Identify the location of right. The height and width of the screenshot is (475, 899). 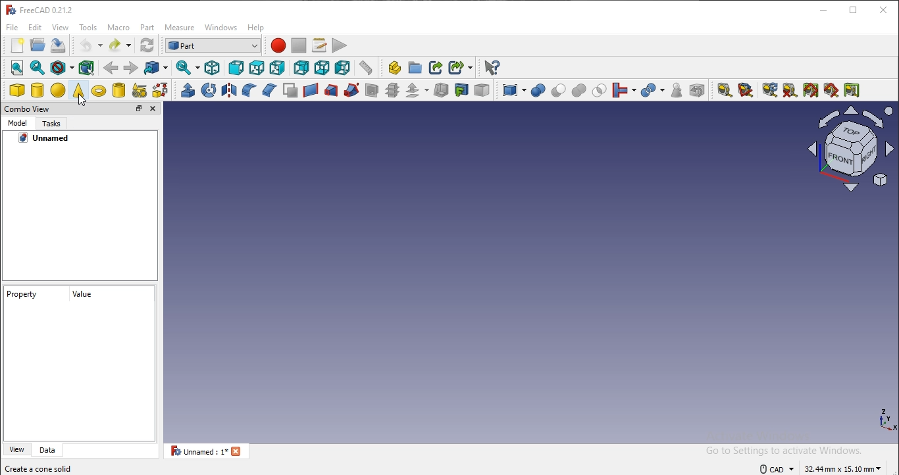
(277, 67).